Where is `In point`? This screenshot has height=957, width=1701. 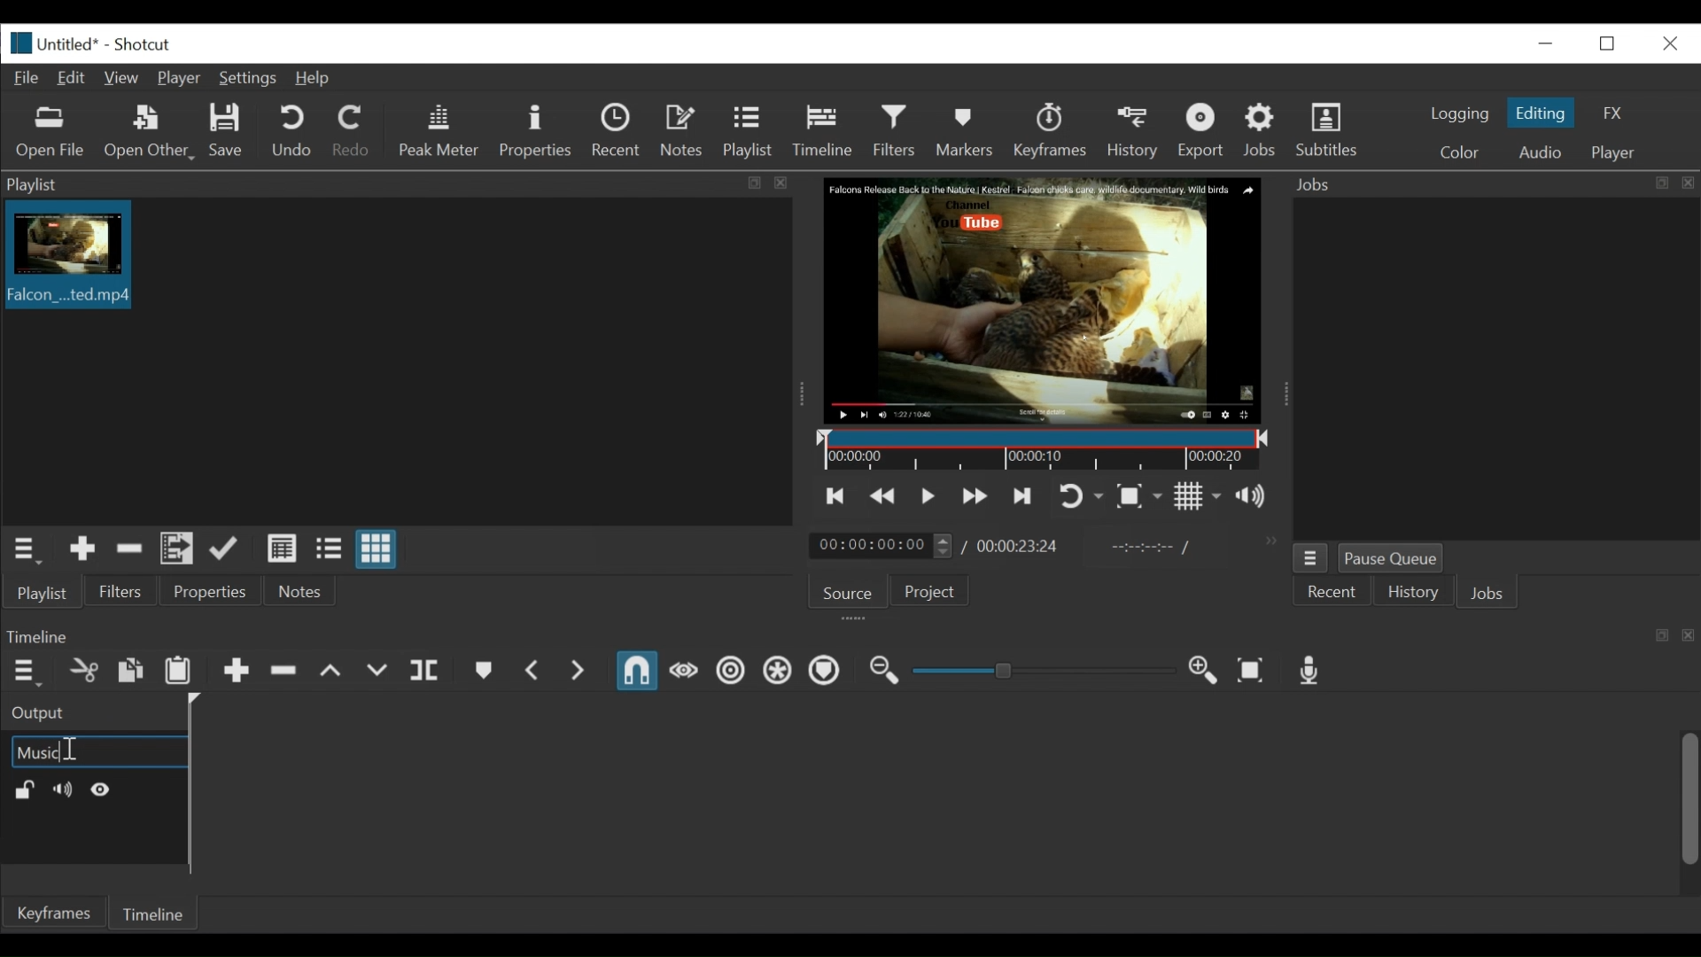 In point is located at coordinates (1151, 549).